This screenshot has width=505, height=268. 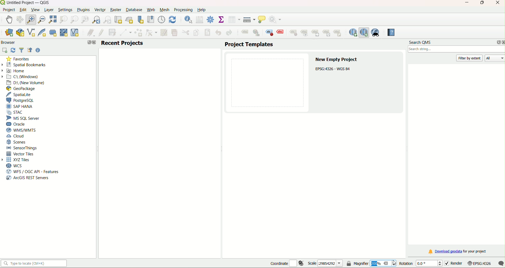 What do you see at coordinates (21, 20) in the screenshot?
I see `pan the canvas` at bounding box center [21, 20].